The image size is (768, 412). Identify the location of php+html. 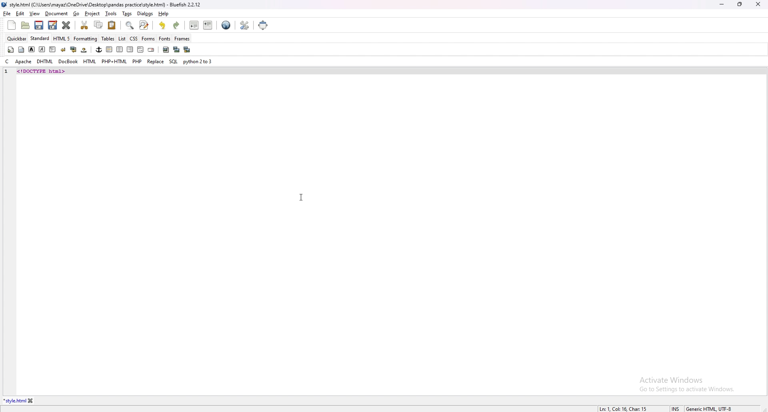
(114, 62).